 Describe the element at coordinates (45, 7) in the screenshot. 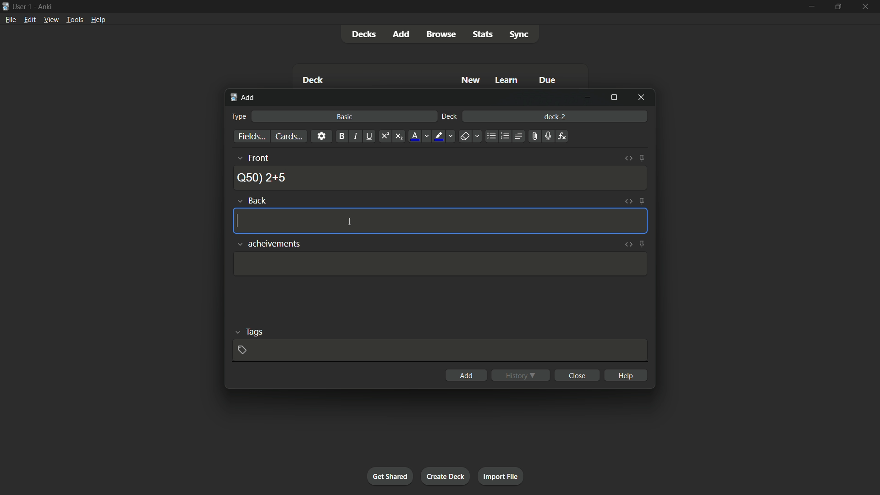

I see `app name` at that location.